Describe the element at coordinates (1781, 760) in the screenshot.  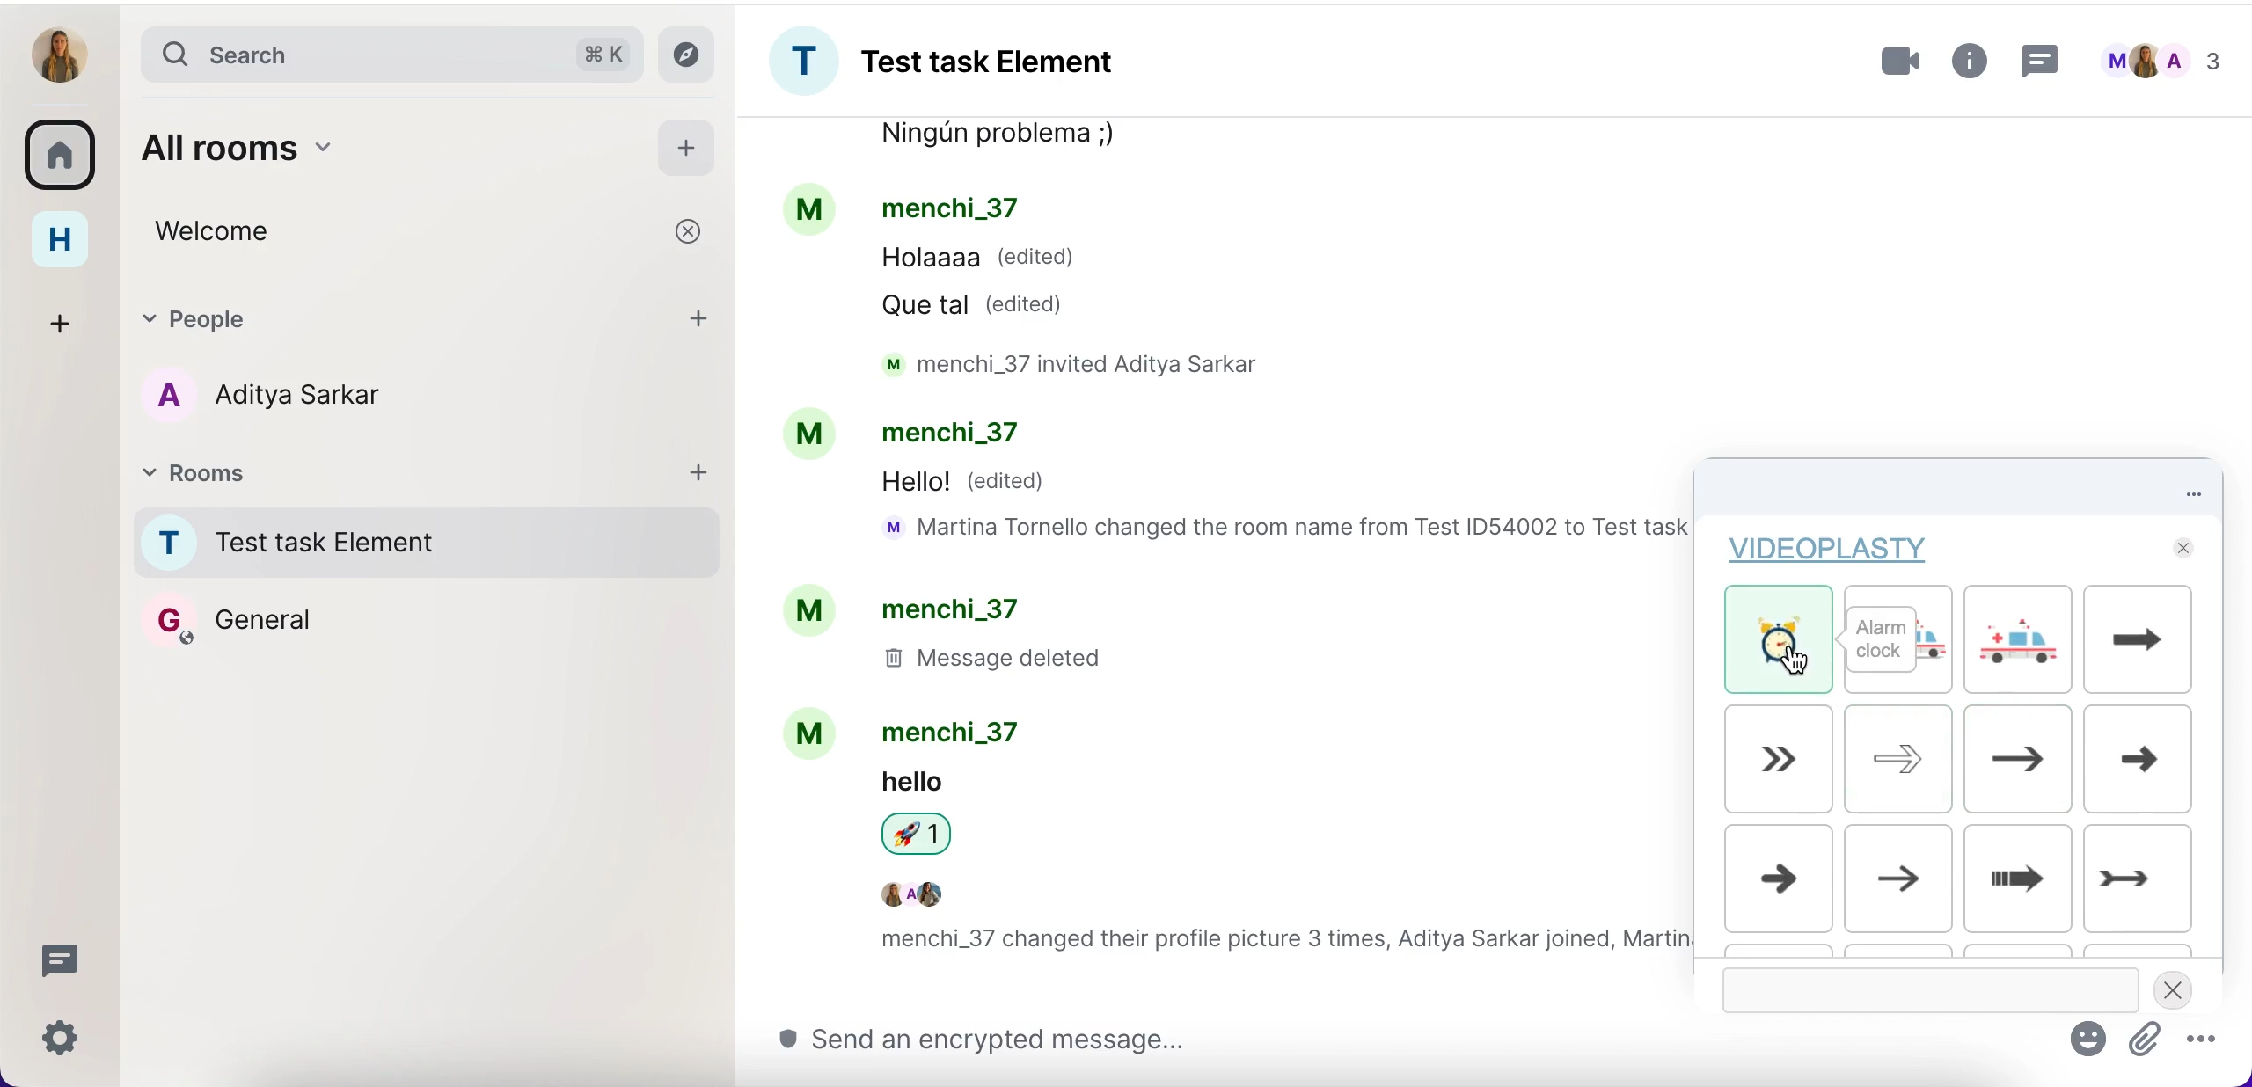
I see `gif5` at that location.